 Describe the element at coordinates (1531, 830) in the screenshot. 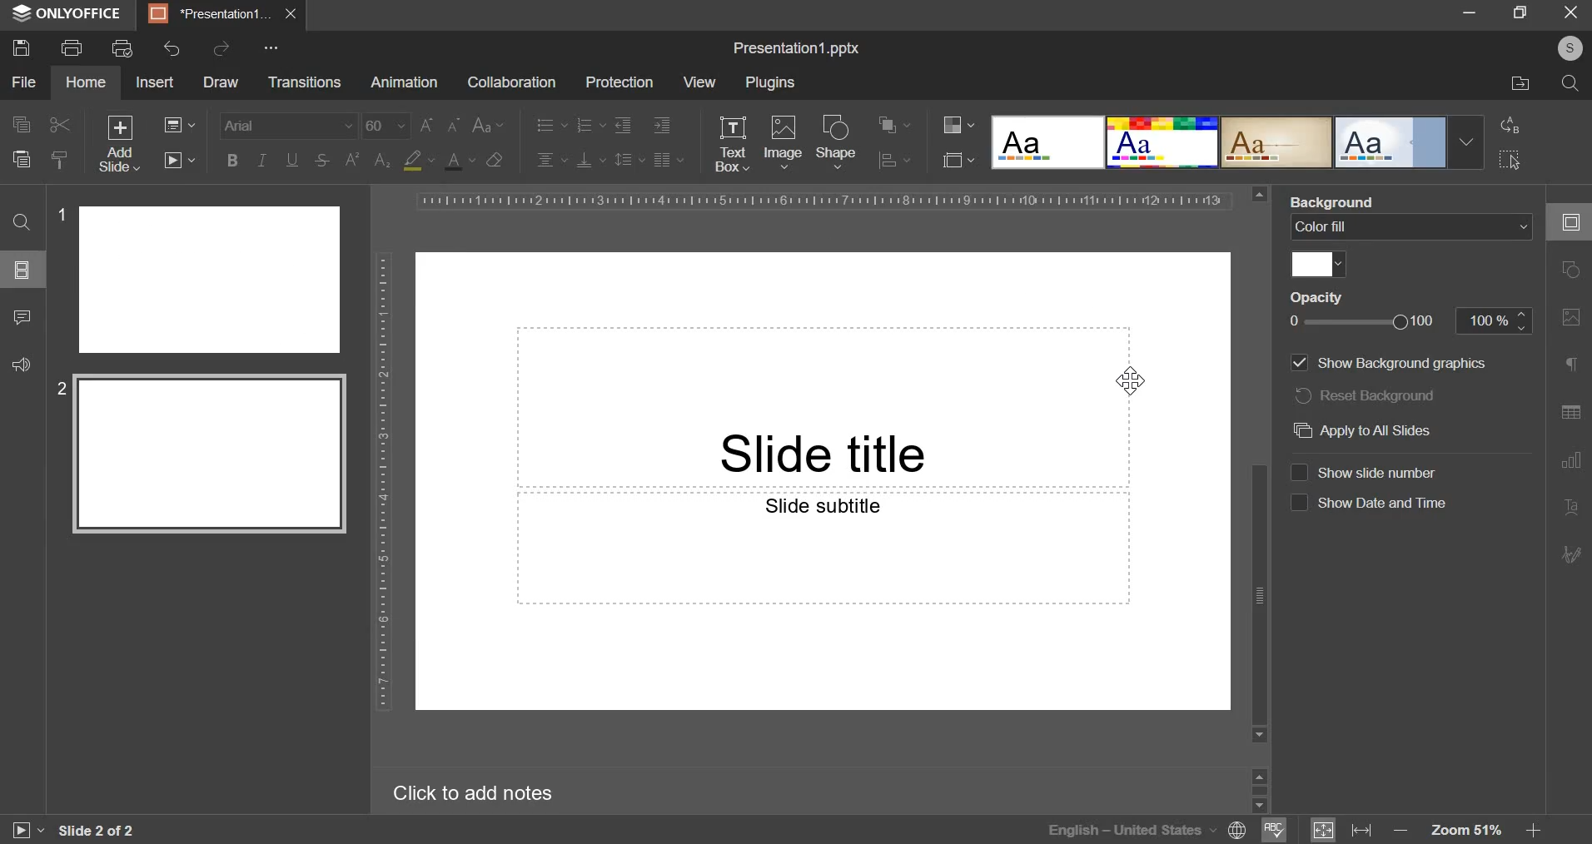

I see `zoom in` at that location.